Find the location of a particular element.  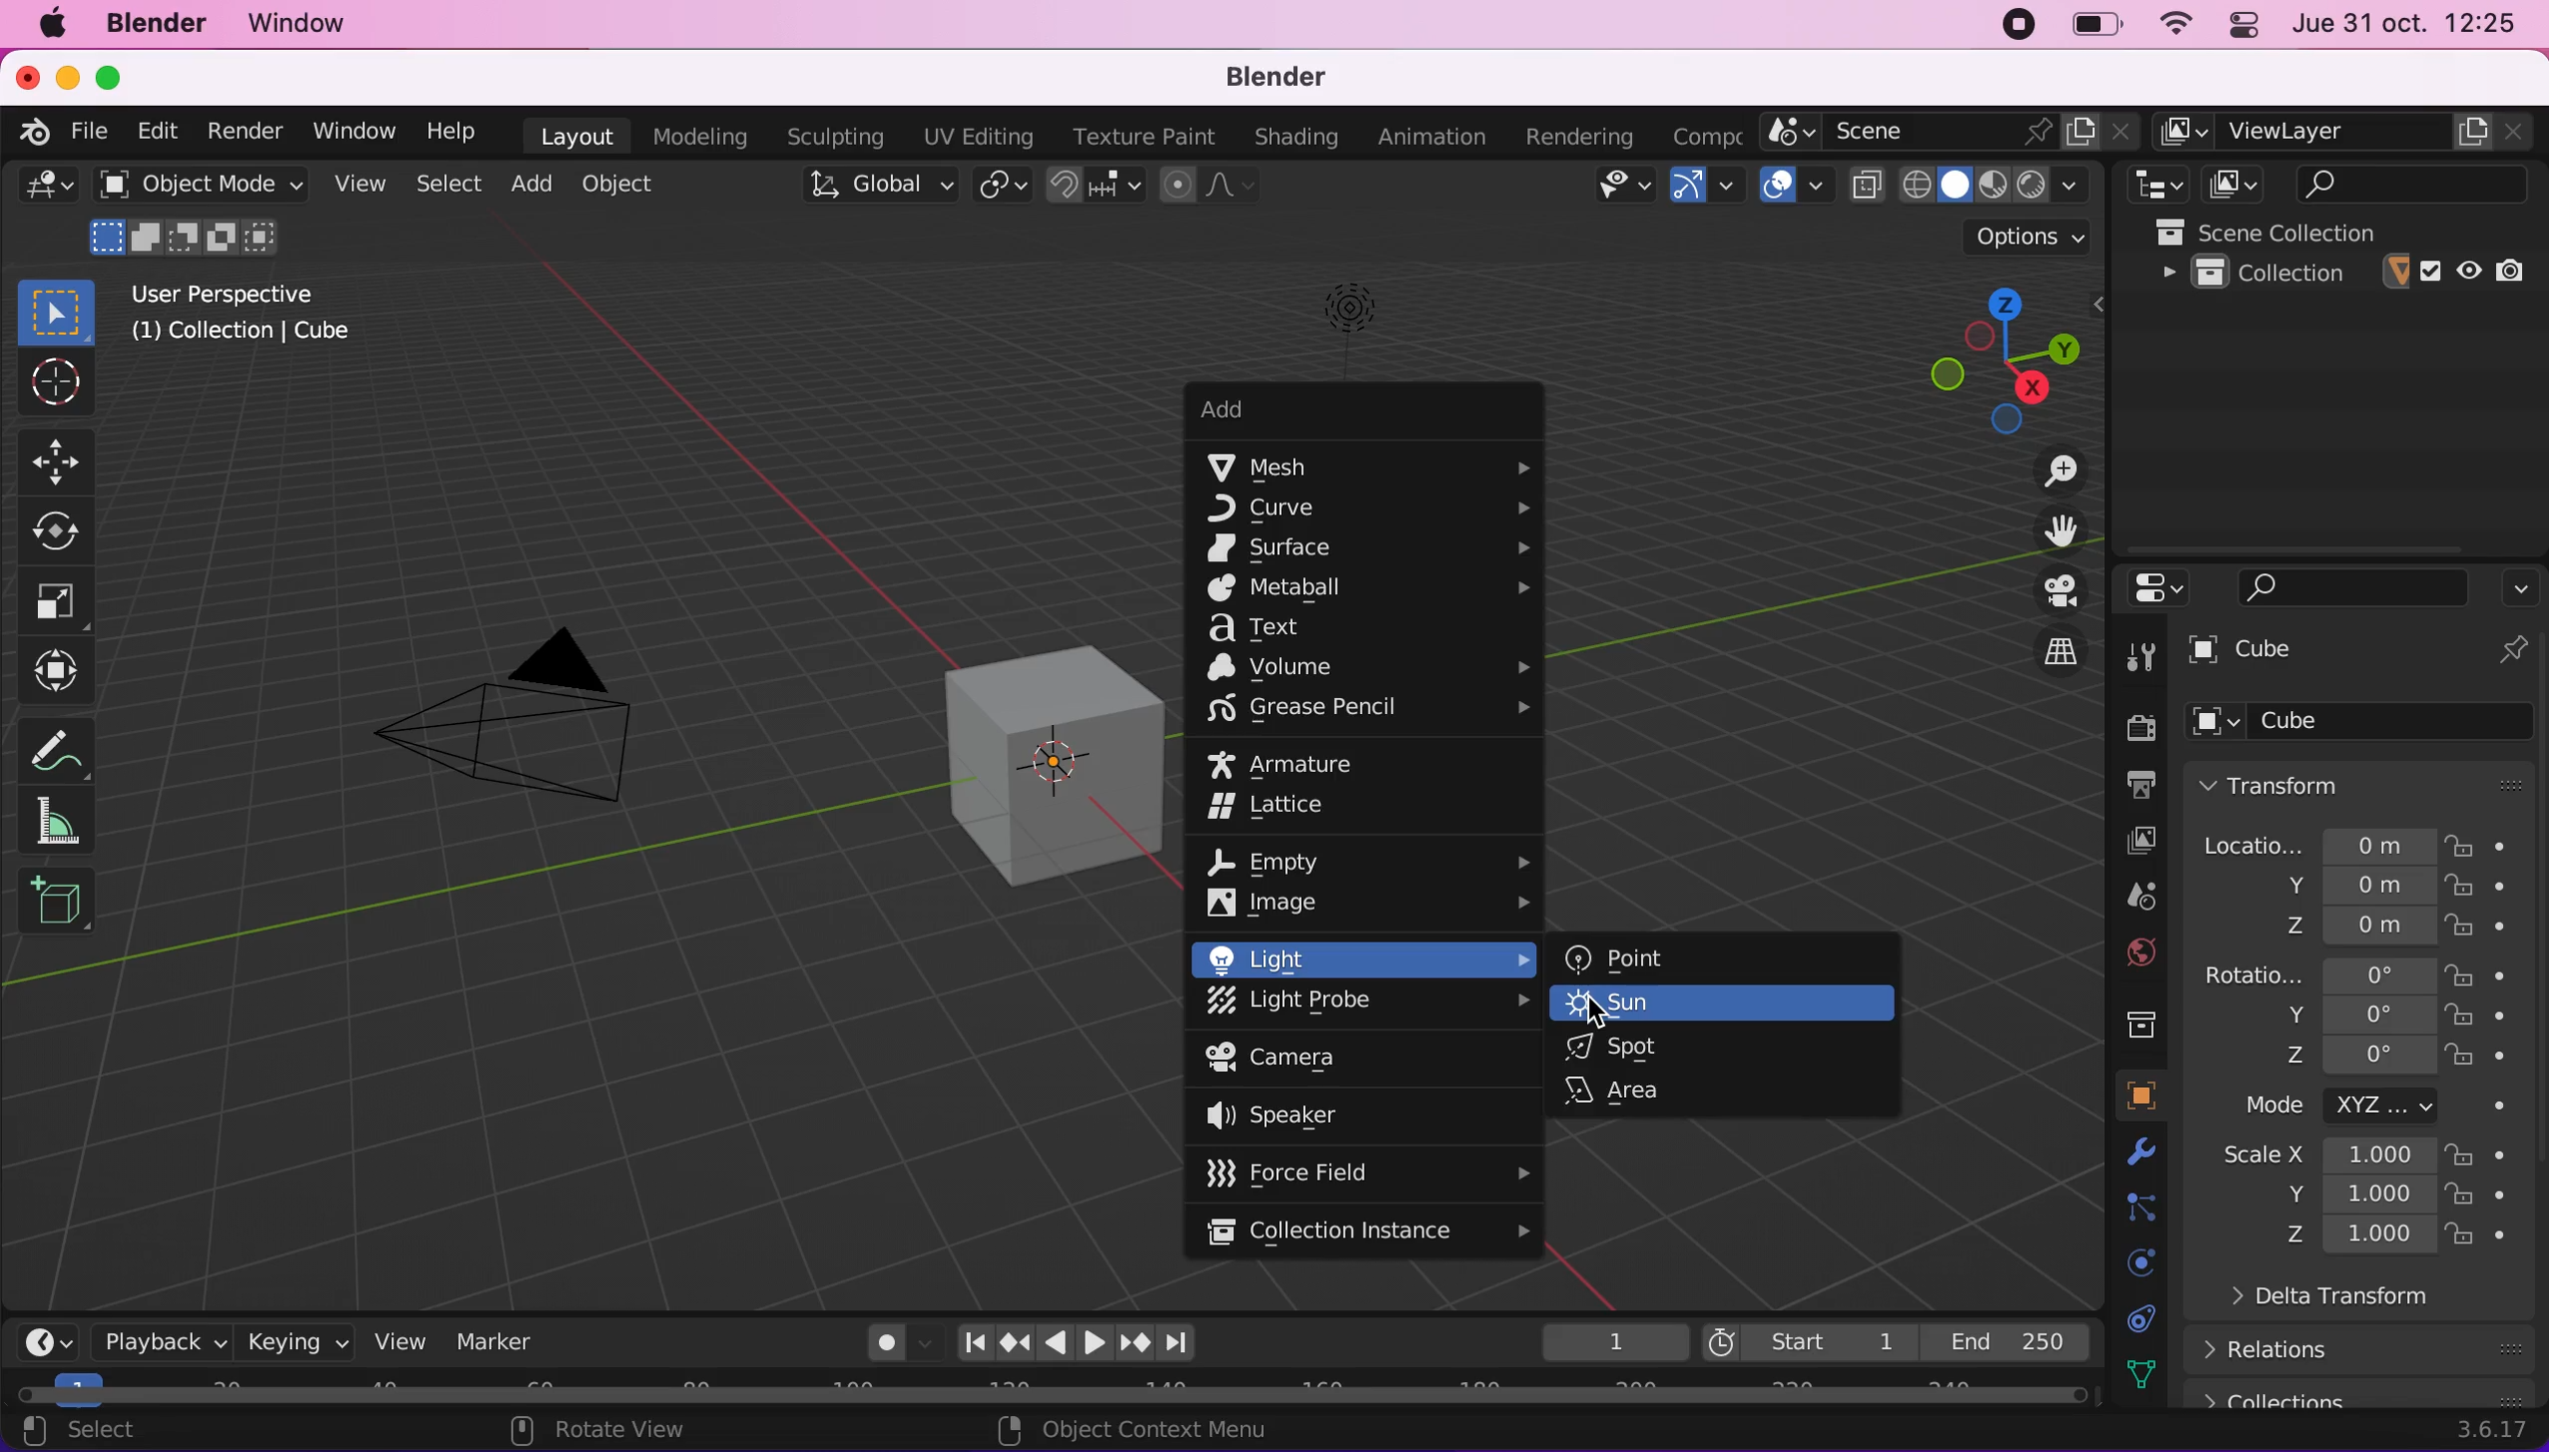

lock is located at coordinates (2499, 890).